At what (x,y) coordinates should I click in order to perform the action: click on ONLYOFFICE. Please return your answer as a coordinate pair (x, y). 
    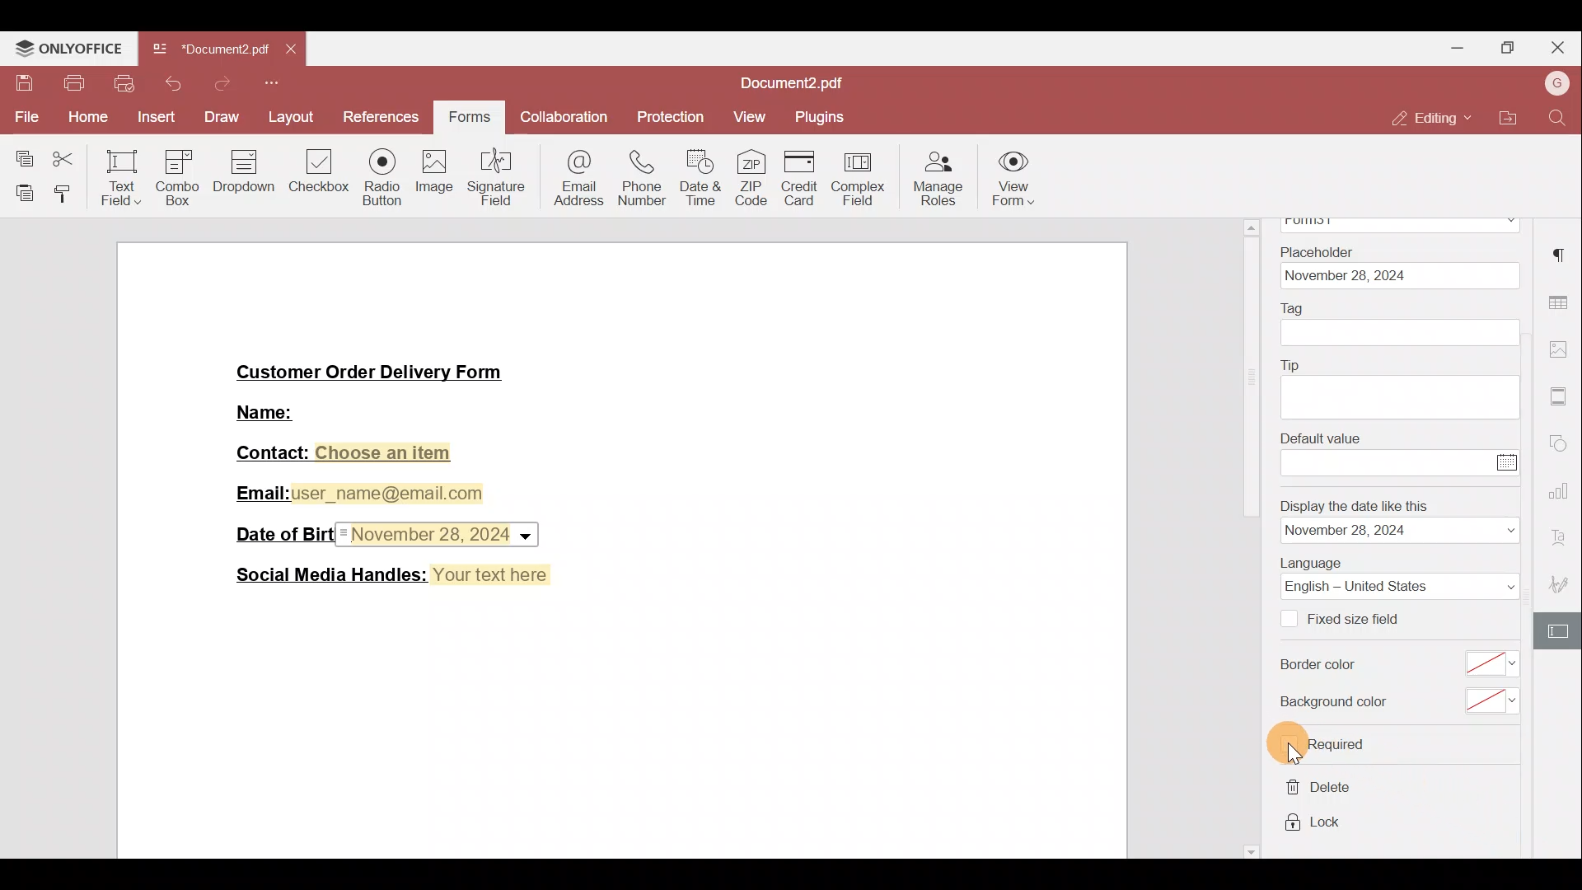
    Looking at the image, I should click on (68, 45).